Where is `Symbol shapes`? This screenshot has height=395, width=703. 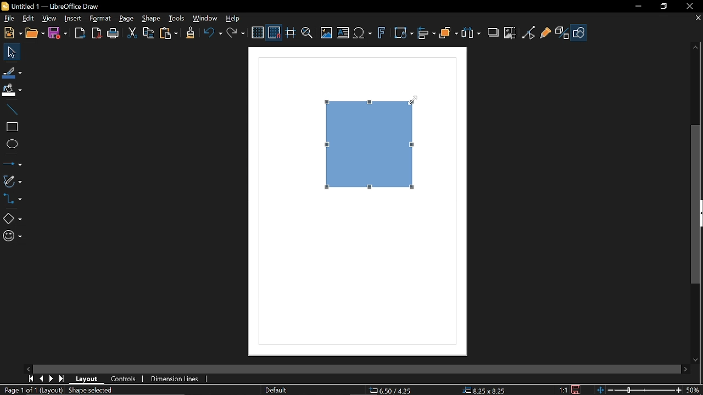
Symbol shapes is located at coordinates (11, 237).